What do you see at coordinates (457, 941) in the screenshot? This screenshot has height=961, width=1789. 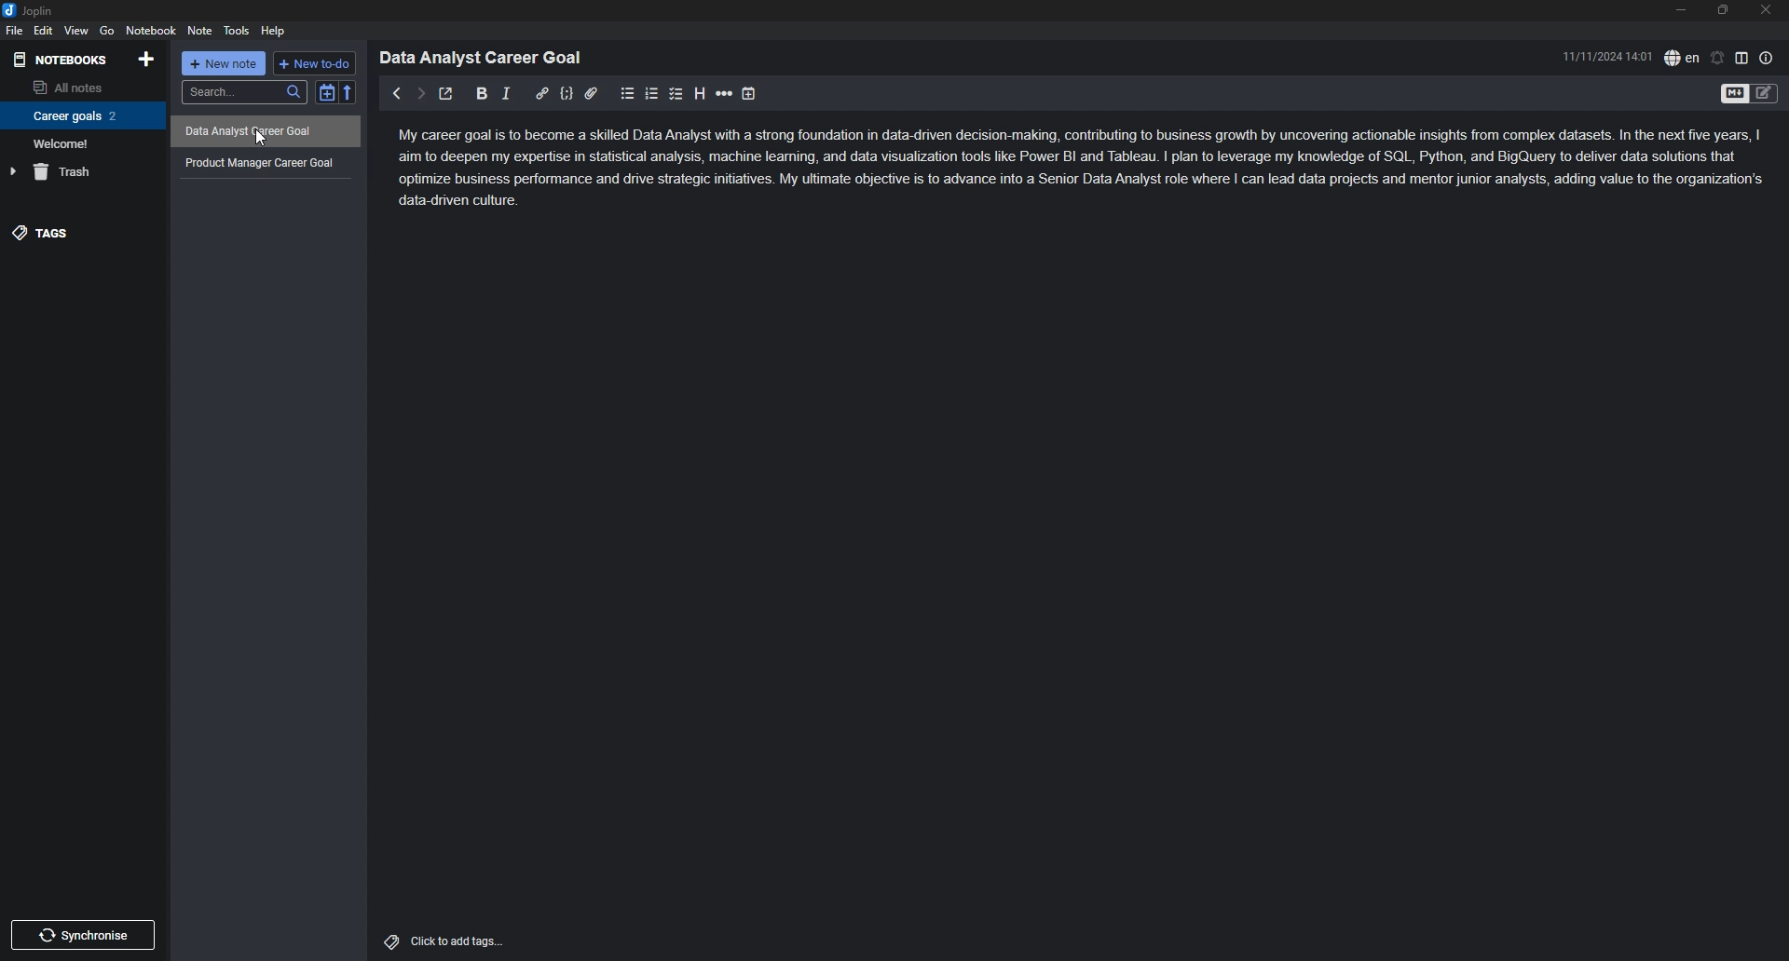 I see `Click to add tags...` at bounding box center [457, 941].